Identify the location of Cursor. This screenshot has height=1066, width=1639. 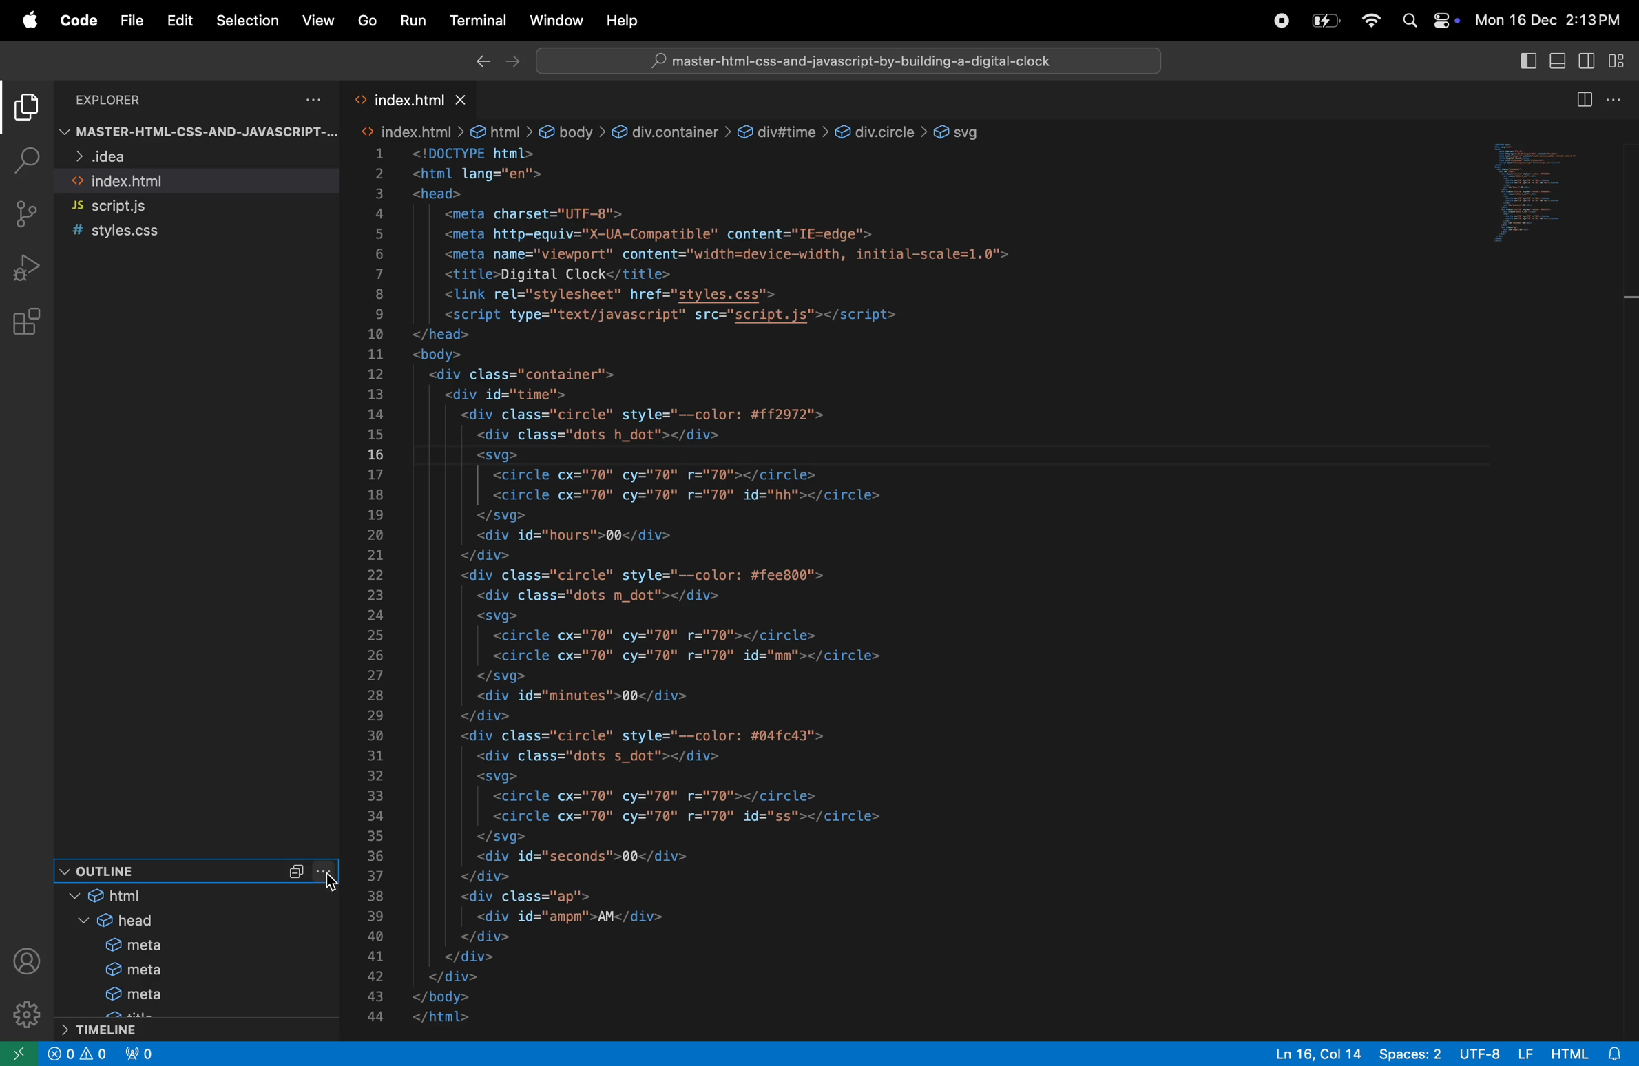
(331, 883).